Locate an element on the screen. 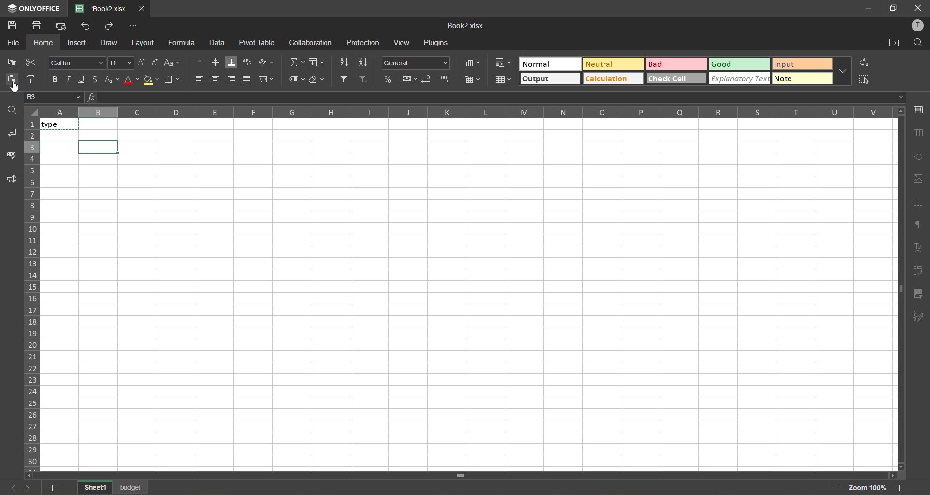 This screenshot has height=495, width=930. undo is located at coordinates (86, 27).